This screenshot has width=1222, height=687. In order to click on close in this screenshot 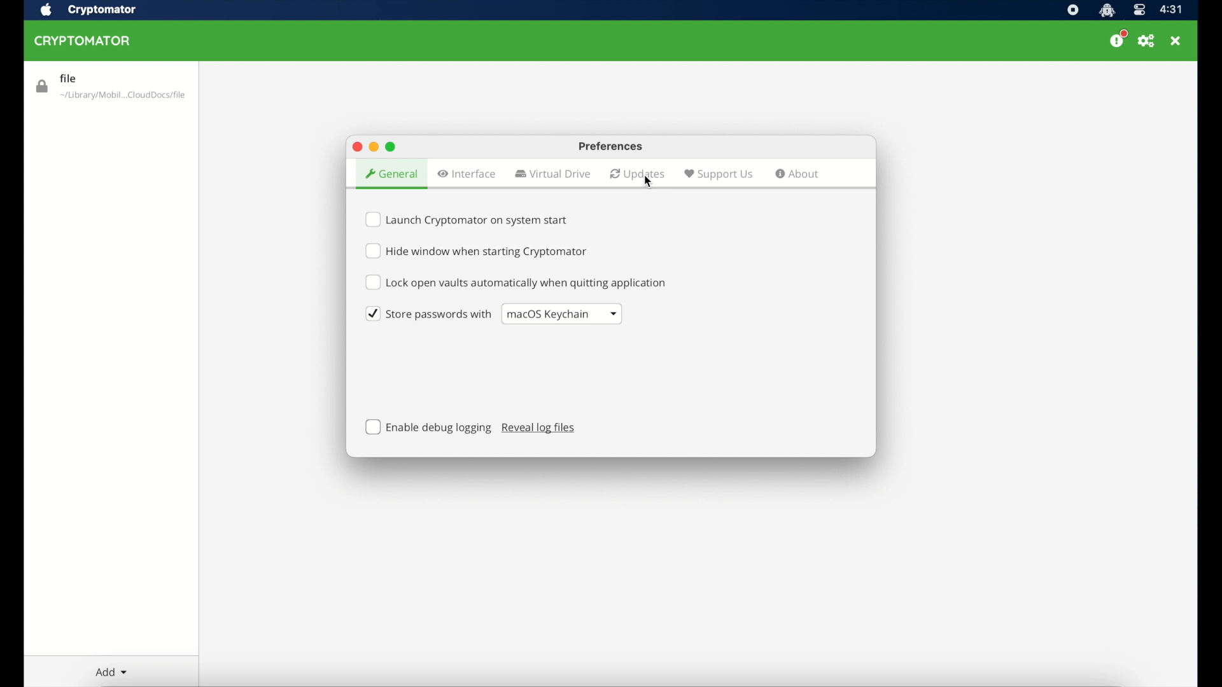, I will do `click(1177, 41)`.